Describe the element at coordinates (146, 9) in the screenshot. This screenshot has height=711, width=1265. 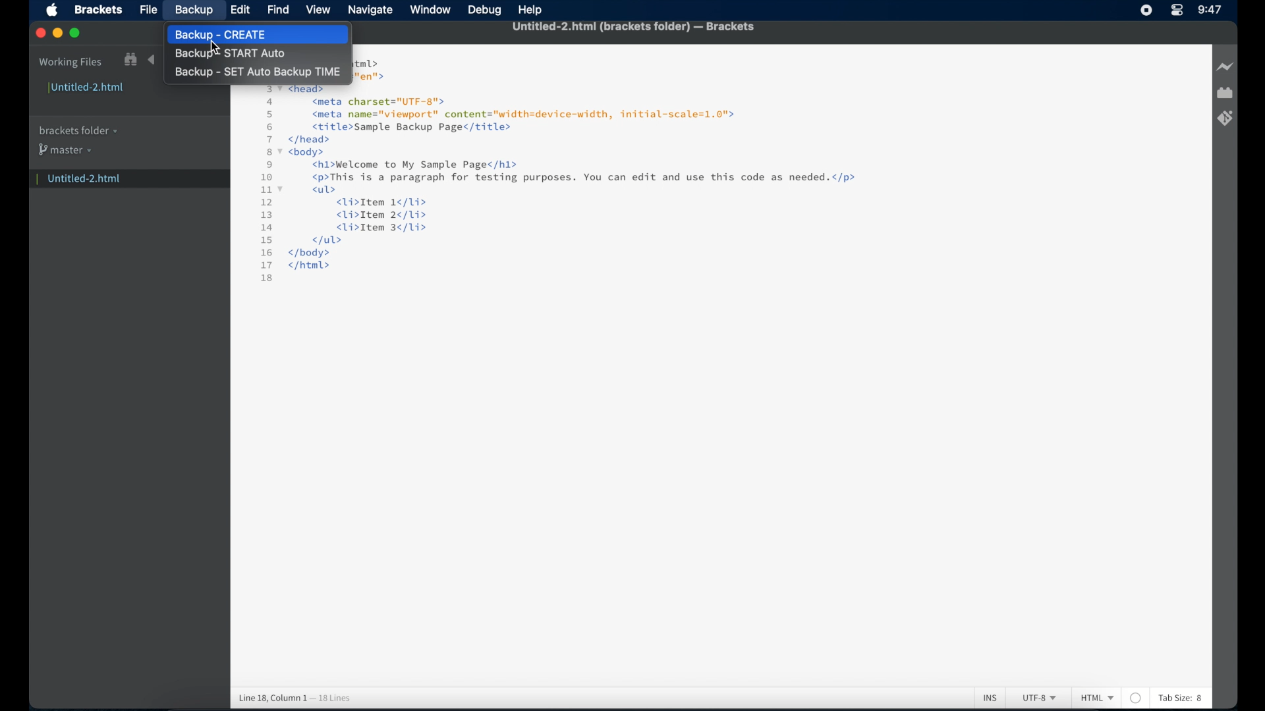
I see `File` at that location.